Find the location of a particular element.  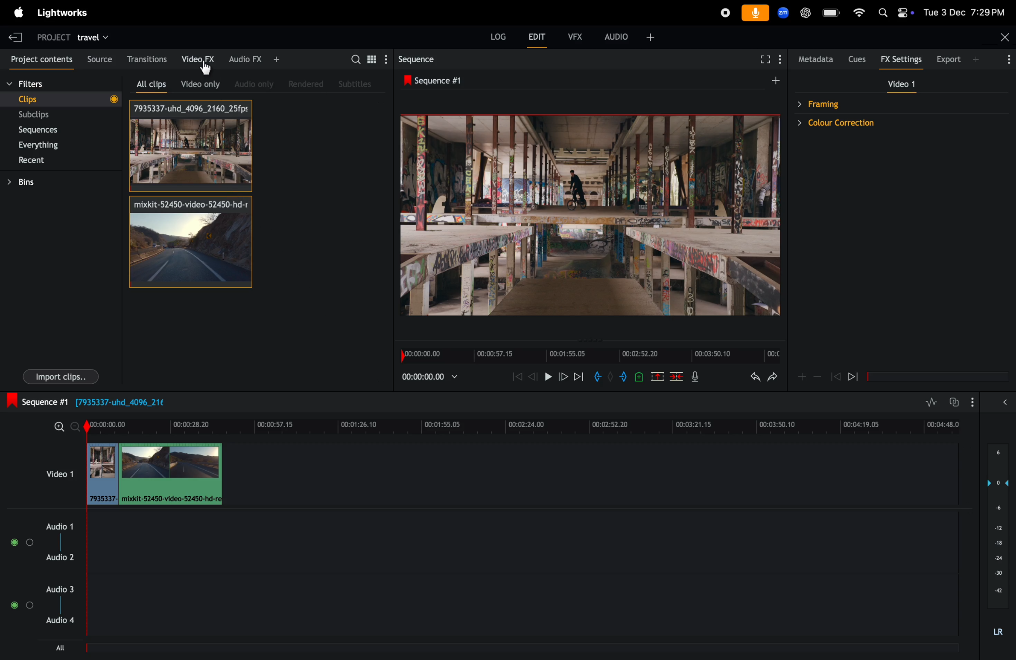

record is located at coordinates (723, 12).